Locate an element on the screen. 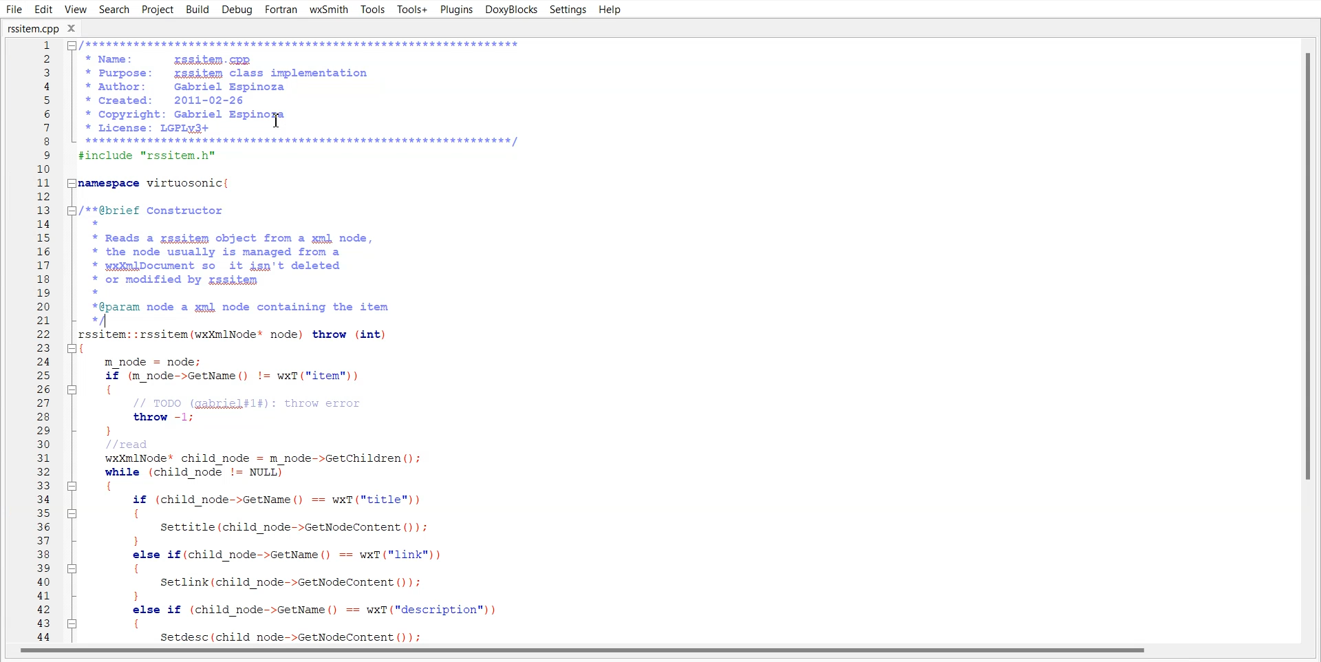 This screenshot has width=1321, height=662. wxSmith is located at coordinates (328, 10).